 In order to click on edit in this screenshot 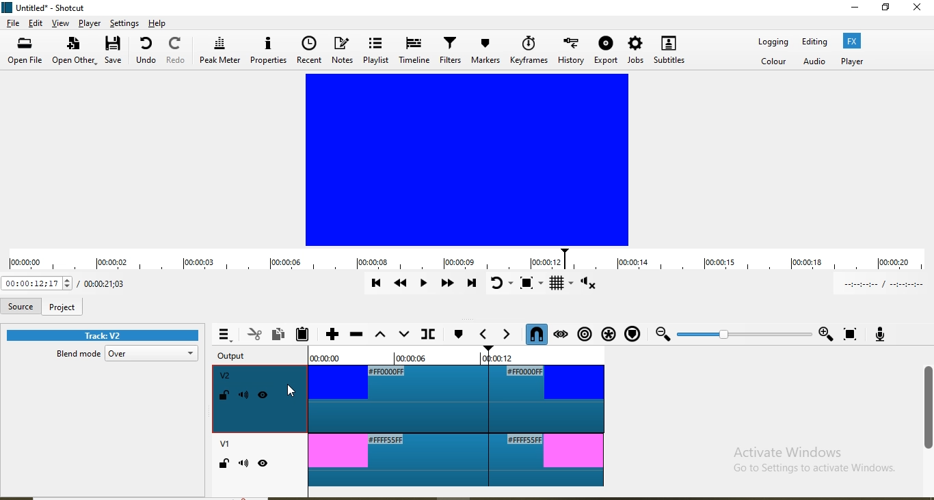, I will do `click(35, 23)`.